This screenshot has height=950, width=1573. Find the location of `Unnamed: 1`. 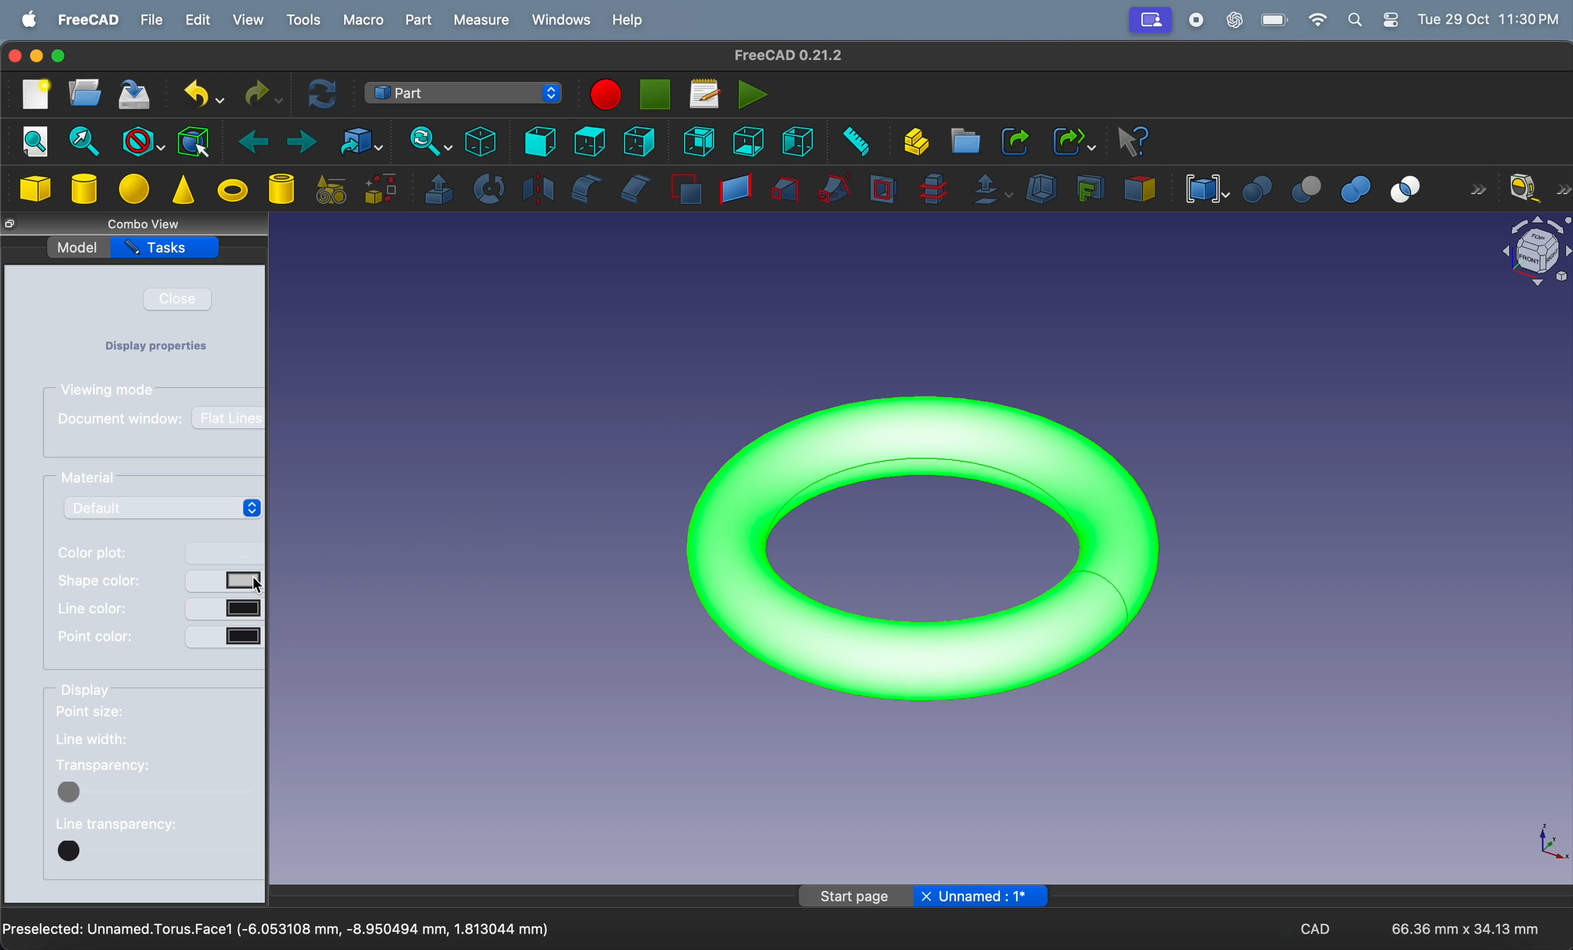

Unnamed: 1 is located at coordinates (979, 896).